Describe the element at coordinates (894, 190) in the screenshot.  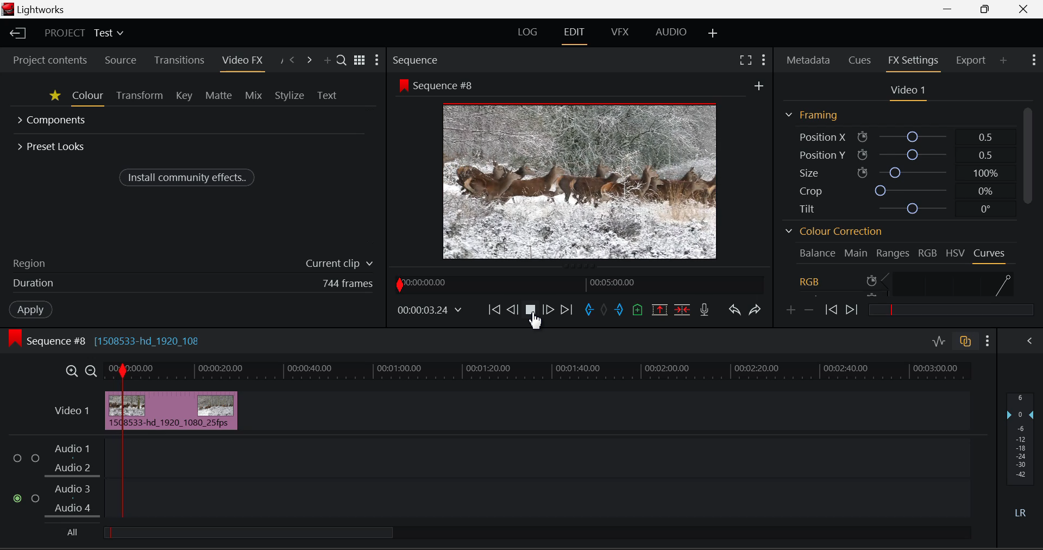
I see `Crop` at that location.